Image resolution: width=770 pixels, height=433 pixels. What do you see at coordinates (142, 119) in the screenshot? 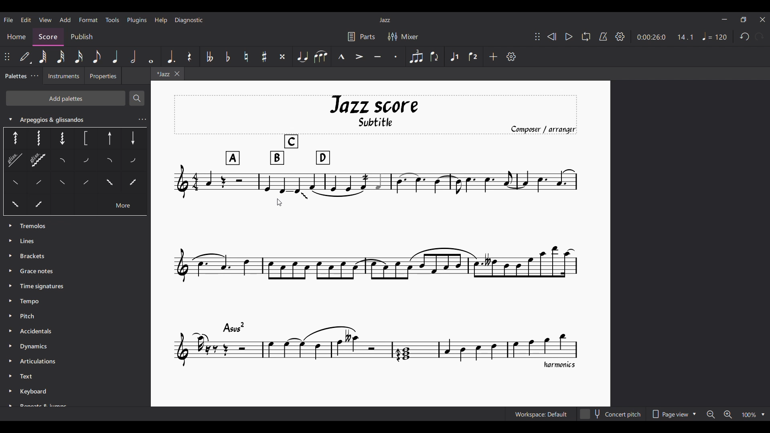
I see `Setting of current palette selected` at bounding box center [142, 119].